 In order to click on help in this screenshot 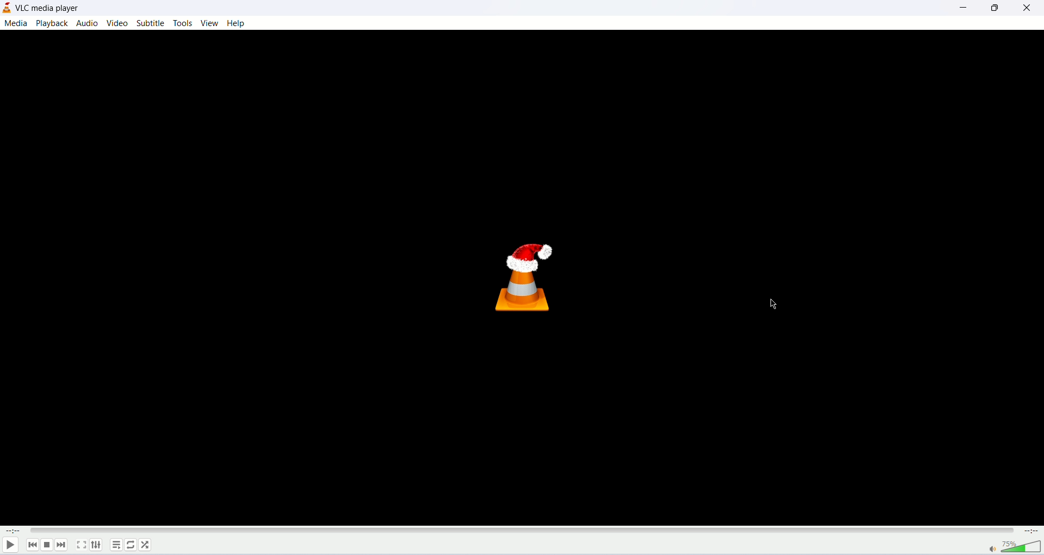, I will do `click(239, 24)`.